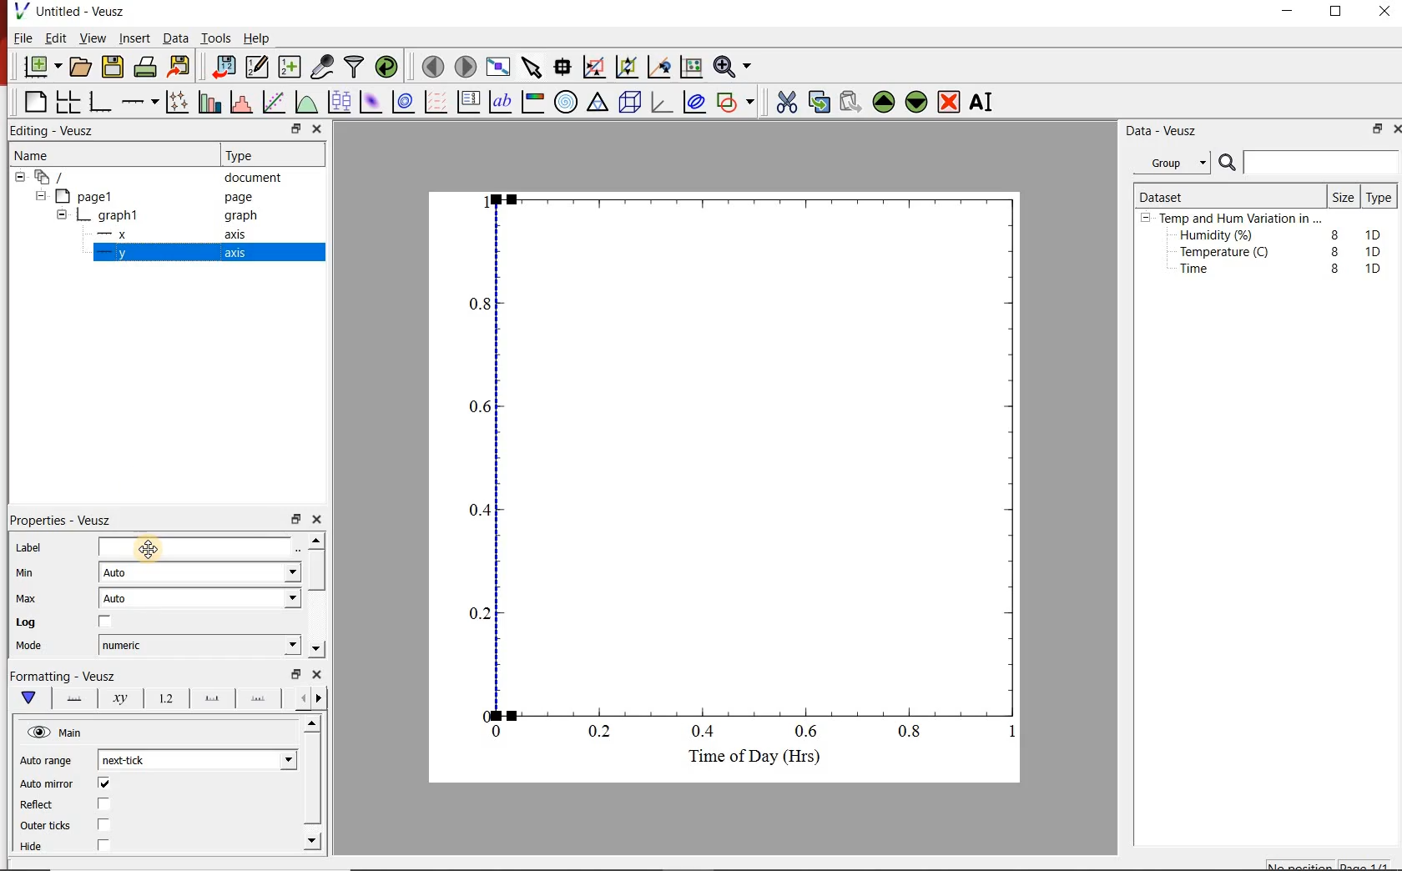 The width and height of the screenshot is (1402, 871). I want to click on Edit and enter new datasets, so click(258, 68).